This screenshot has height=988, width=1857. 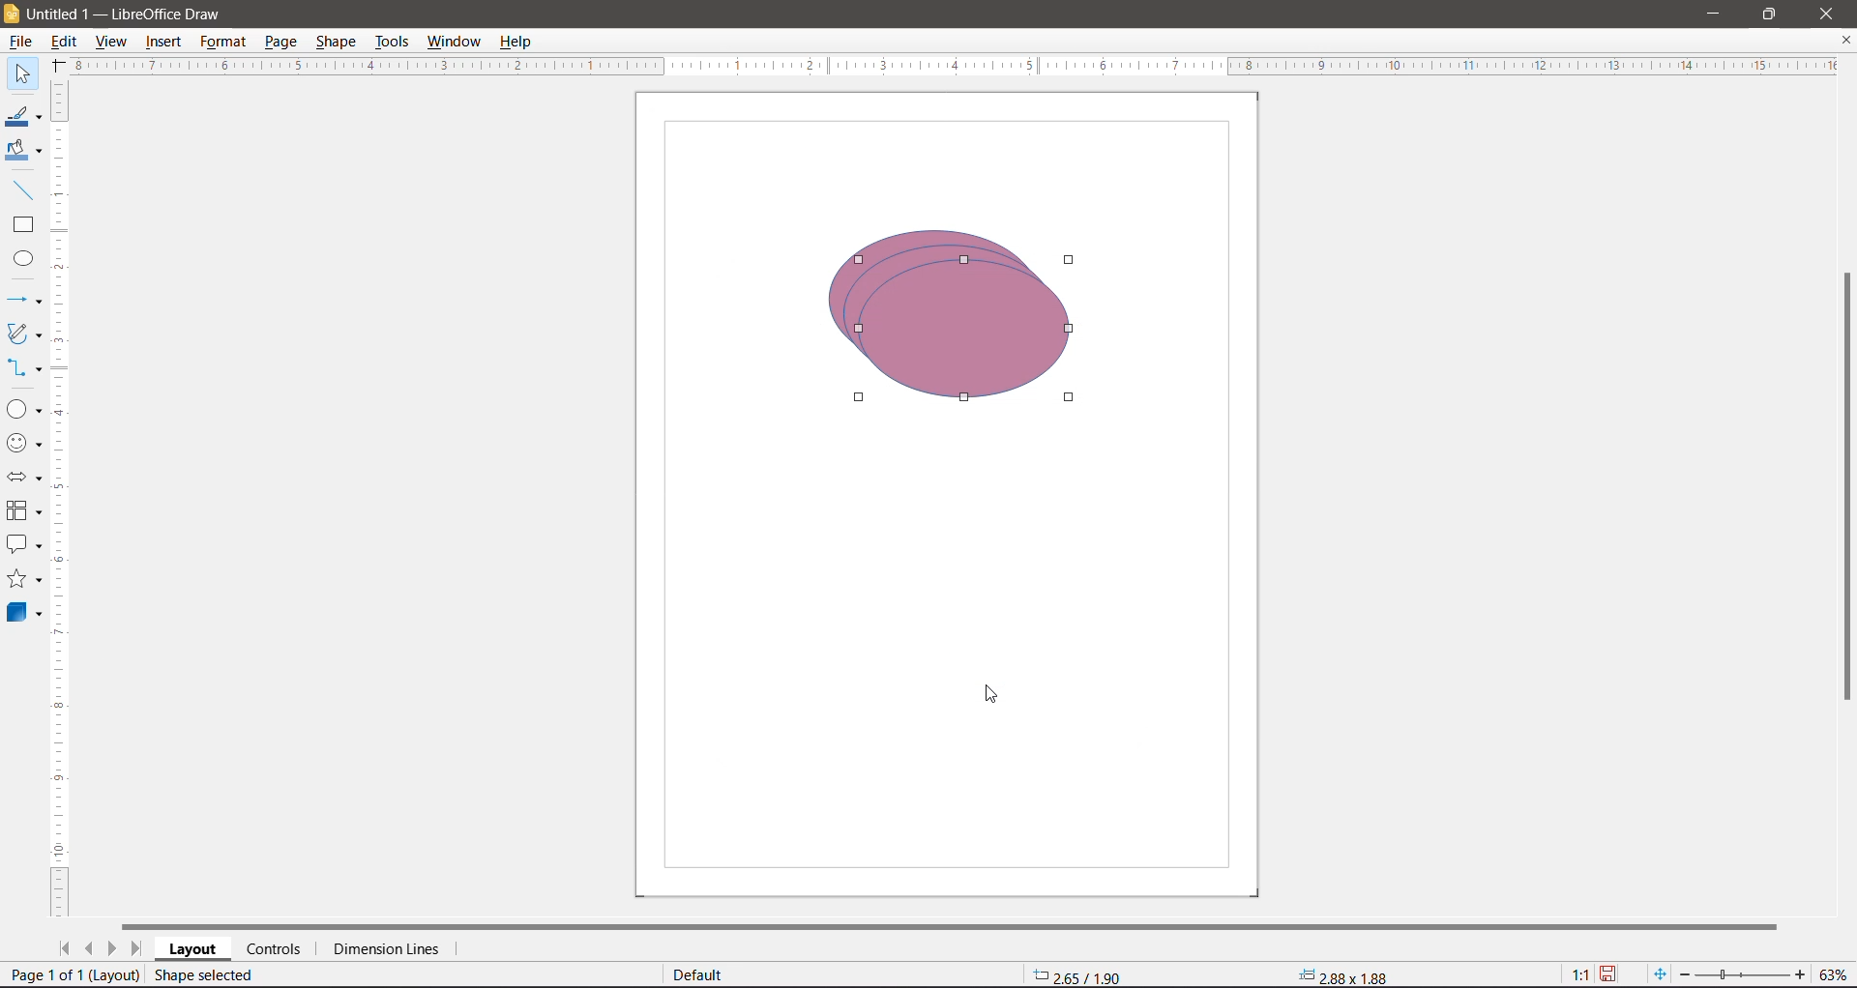 I want to click on Horizontal Ruler, so click(x=949, y=67).